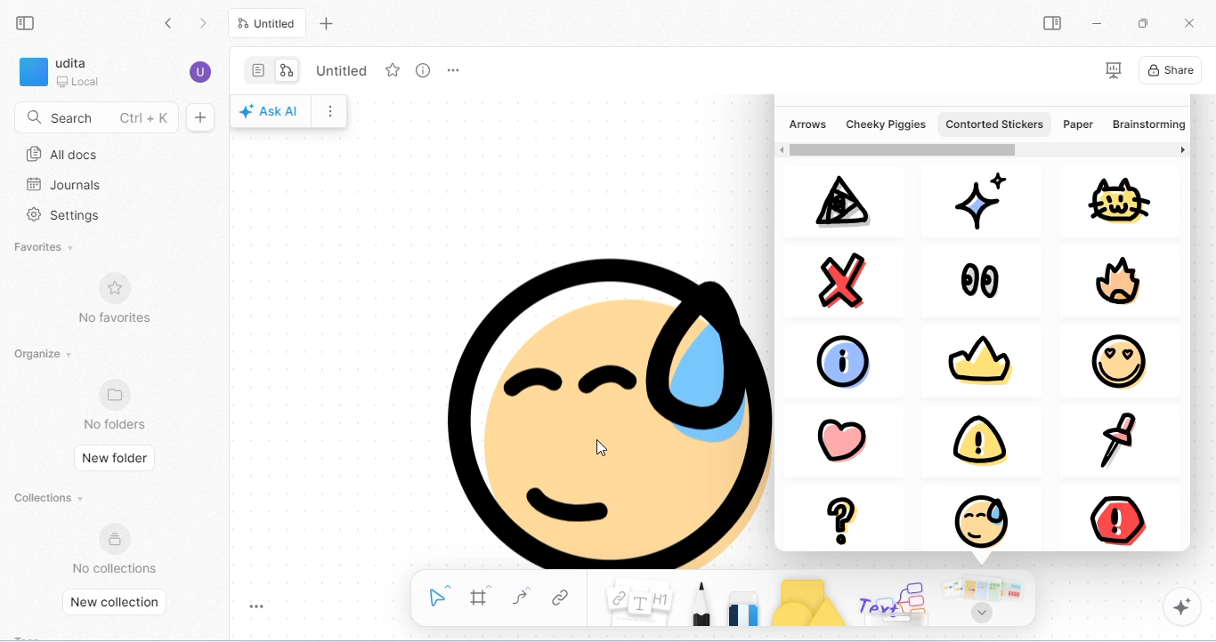 The height and width of the screenshot is (642, 1216). What do you see at coordinates (440, 594) in the screenshot?
I see `select` at bounding box center [440, 594].